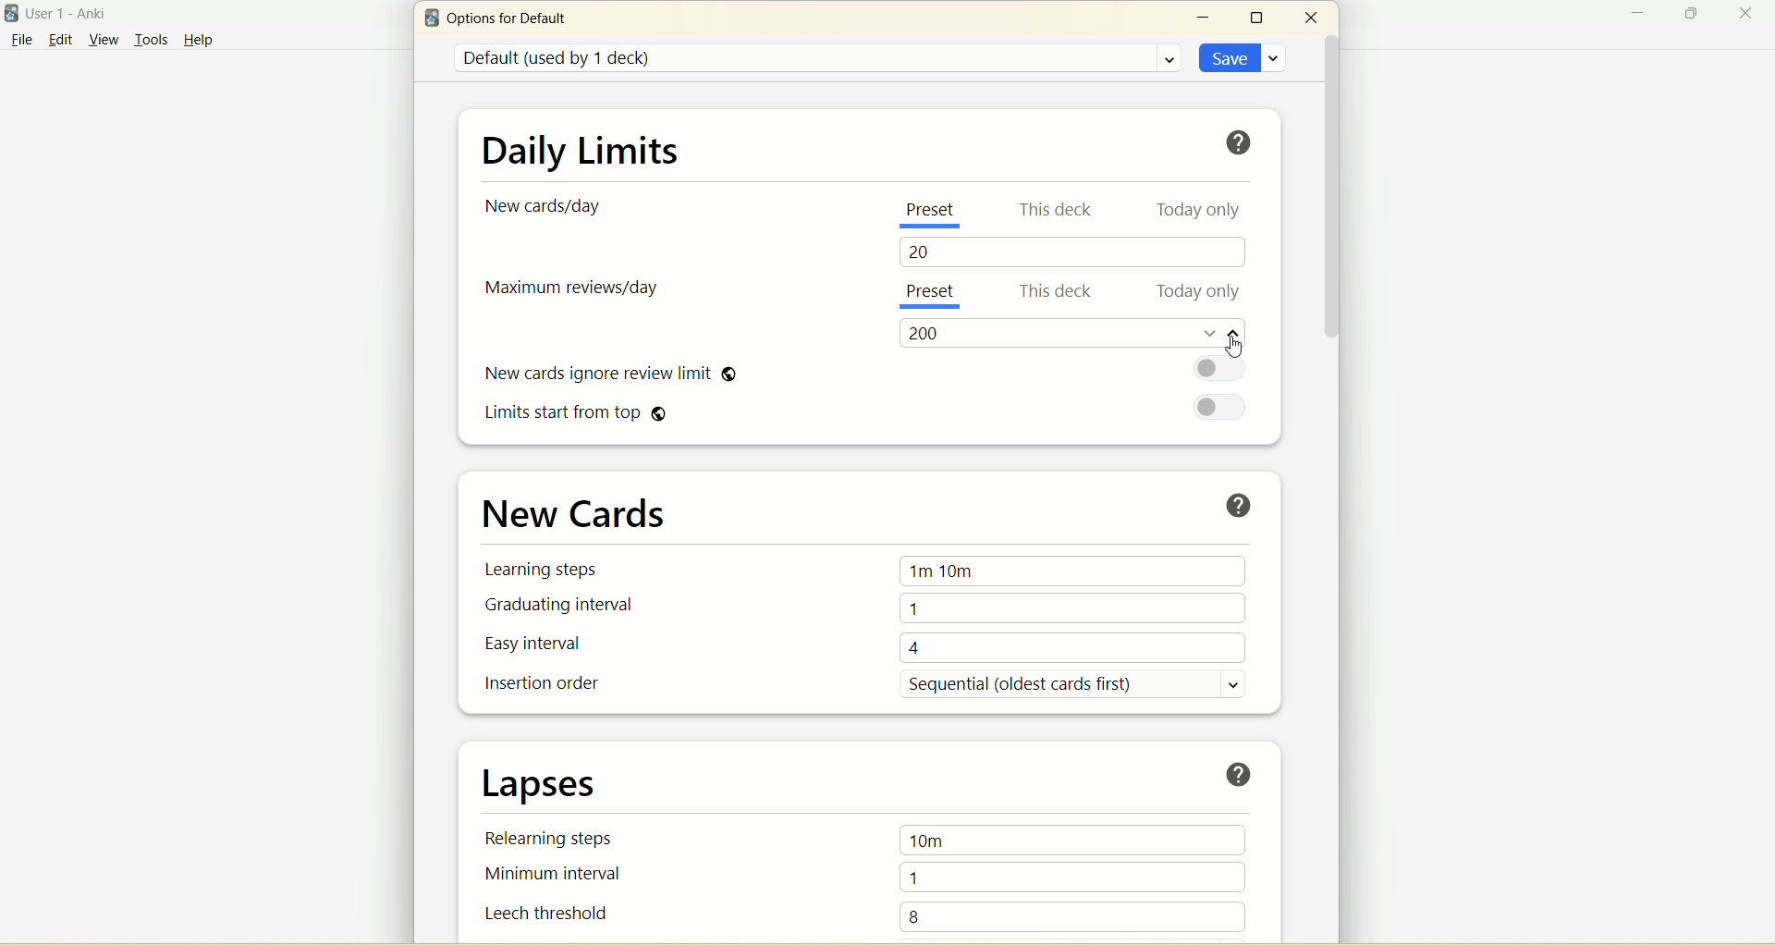  What do you see at coordinates (1205, 16) in the screenshot?
I see `minimize` at bounding box center [1205, 16].